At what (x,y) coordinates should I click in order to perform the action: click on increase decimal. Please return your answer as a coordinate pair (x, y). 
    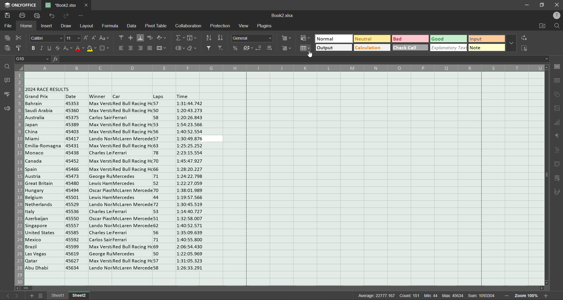
    Looking at the image, I should click on (270, 49).